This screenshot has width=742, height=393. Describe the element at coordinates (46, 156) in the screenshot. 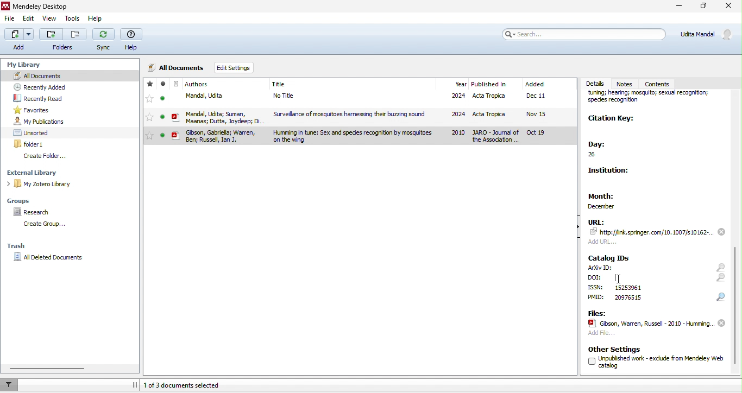

I see `create folder` at that location.